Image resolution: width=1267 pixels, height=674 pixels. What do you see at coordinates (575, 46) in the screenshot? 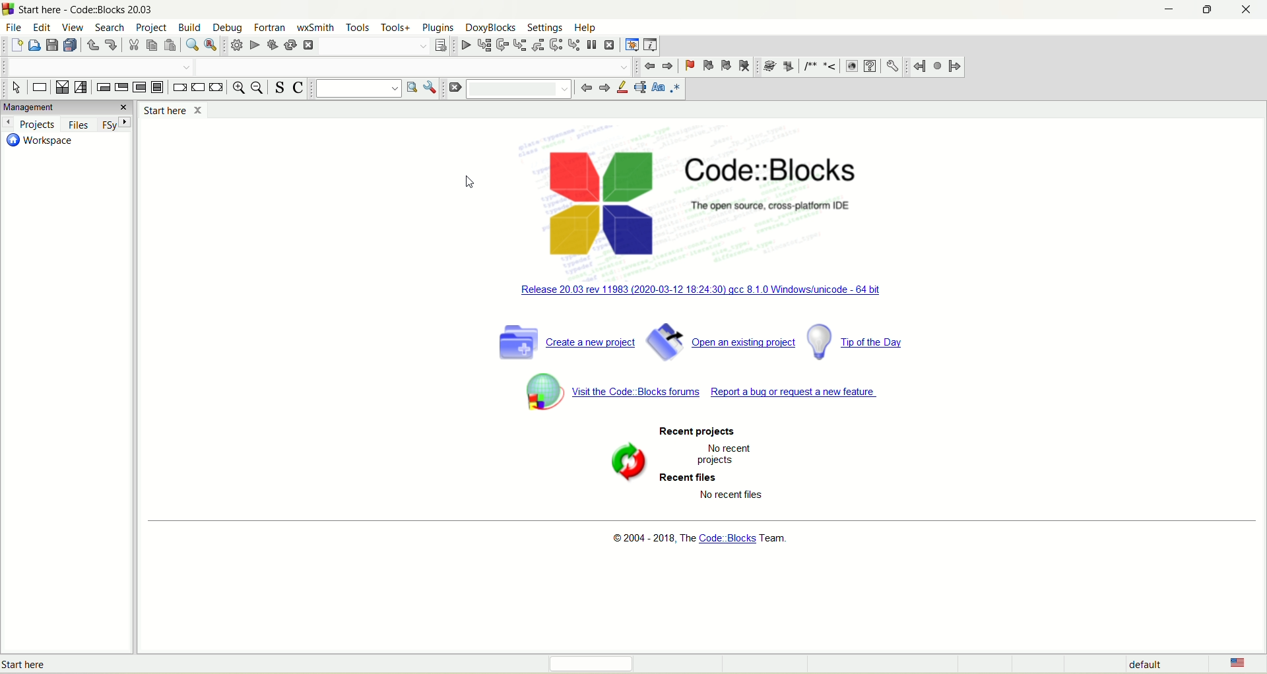
I see `step into instruction` at bounding box center [575, 46].